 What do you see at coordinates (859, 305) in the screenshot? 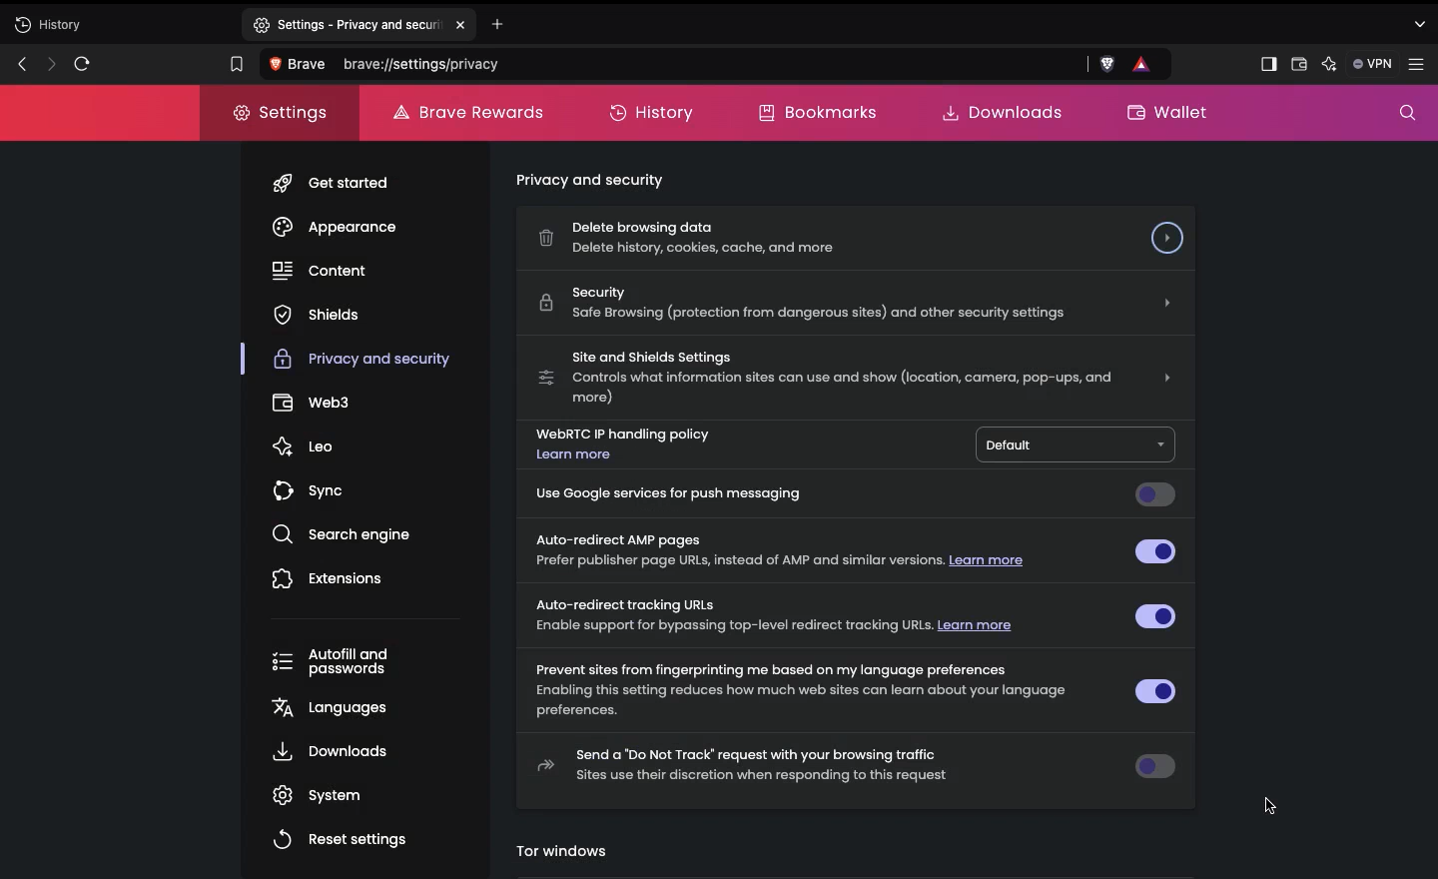
I see `Security
Safe Browsing (protection from dangerous sites) and other security settings` at bounding box center [859, 305].